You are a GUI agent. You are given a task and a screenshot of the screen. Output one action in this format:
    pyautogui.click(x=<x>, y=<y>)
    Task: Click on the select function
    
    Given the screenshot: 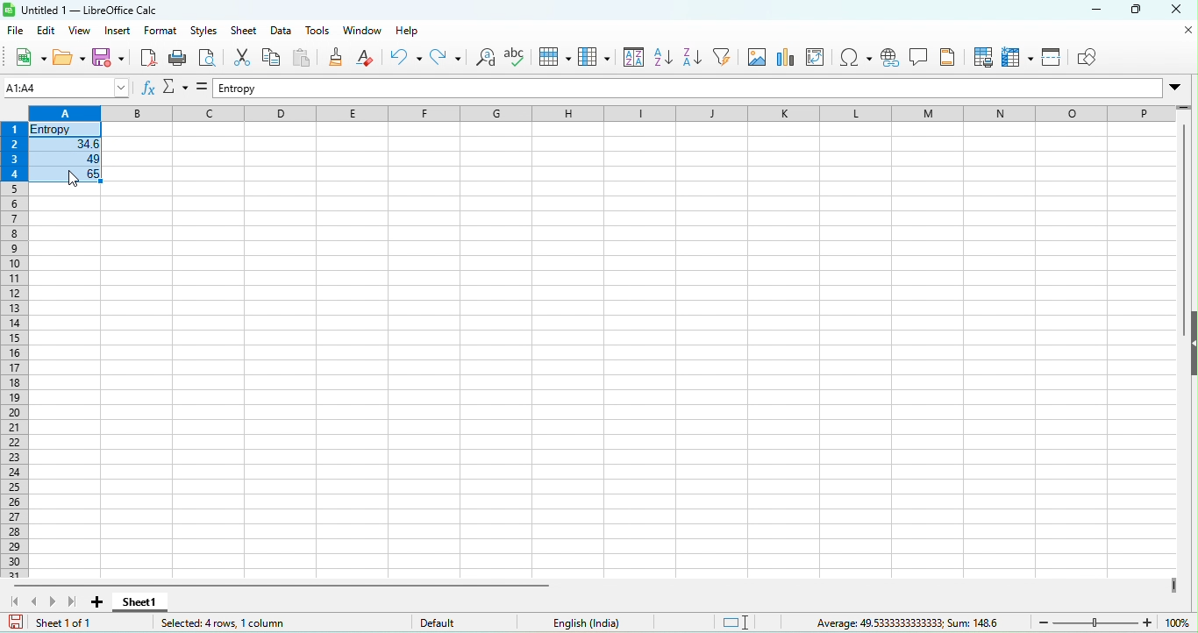 What is the action you would take?
    pyautogui.click(x=178, y=89)
    